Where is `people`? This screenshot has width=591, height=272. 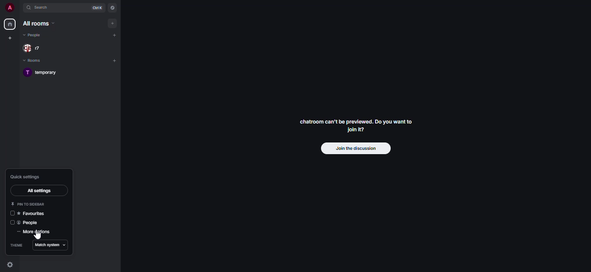
people is located at coordinates (35, 48).